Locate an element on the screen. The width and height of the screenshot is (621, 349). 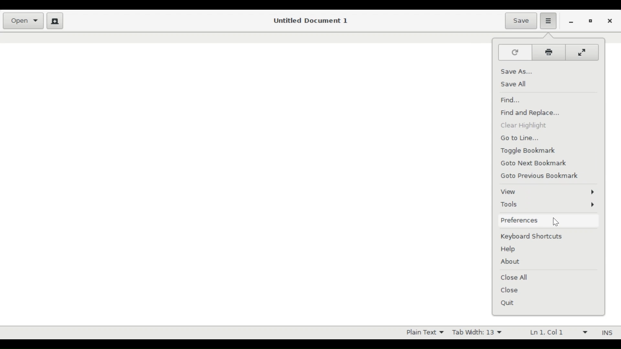
Close is located at coordinates (511, 290).